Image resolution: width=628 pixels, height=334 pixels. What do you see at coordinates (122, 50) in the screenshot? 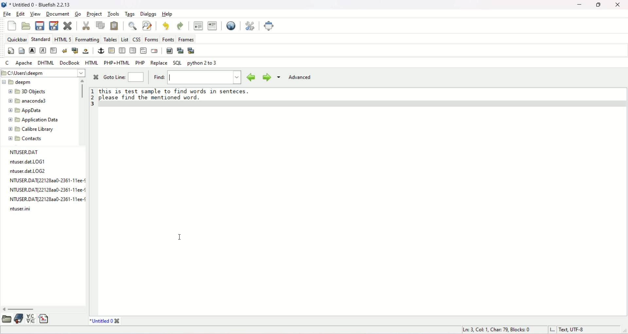
I see `center` at bounding box center [122, 50].